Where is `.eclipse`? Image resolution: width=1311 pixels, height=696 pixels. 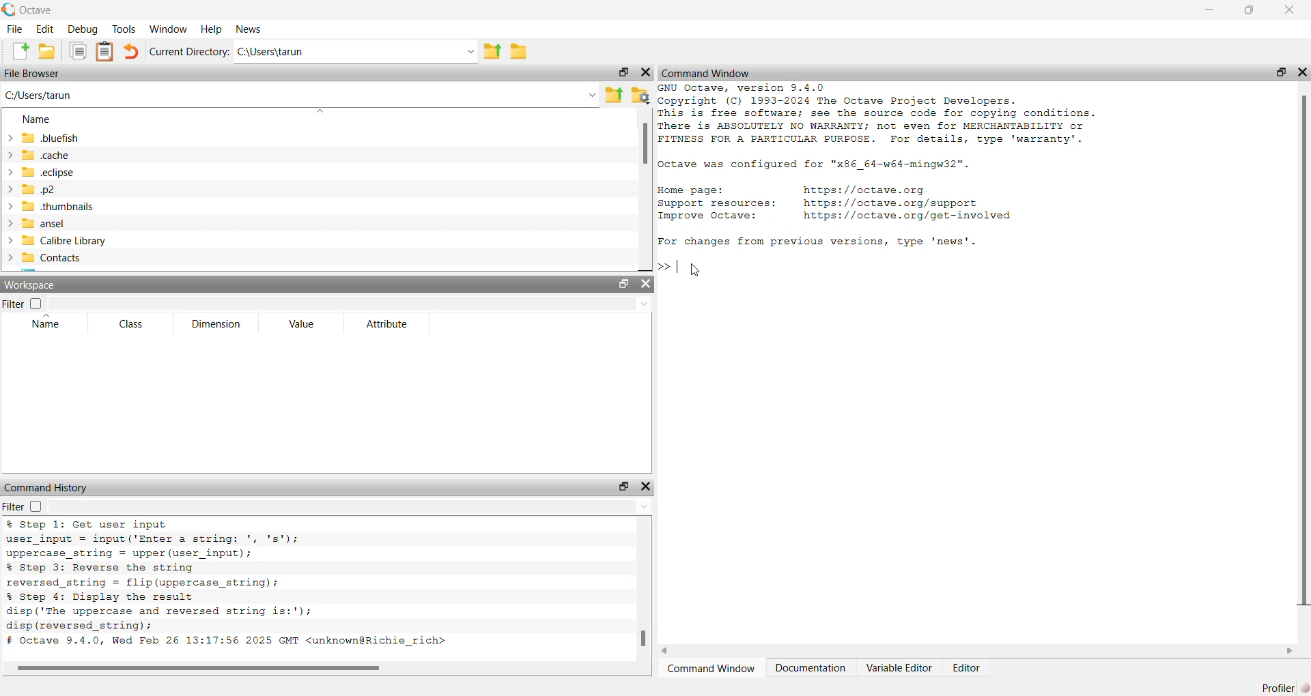
.eclipse is located at coordinates (78, 173).